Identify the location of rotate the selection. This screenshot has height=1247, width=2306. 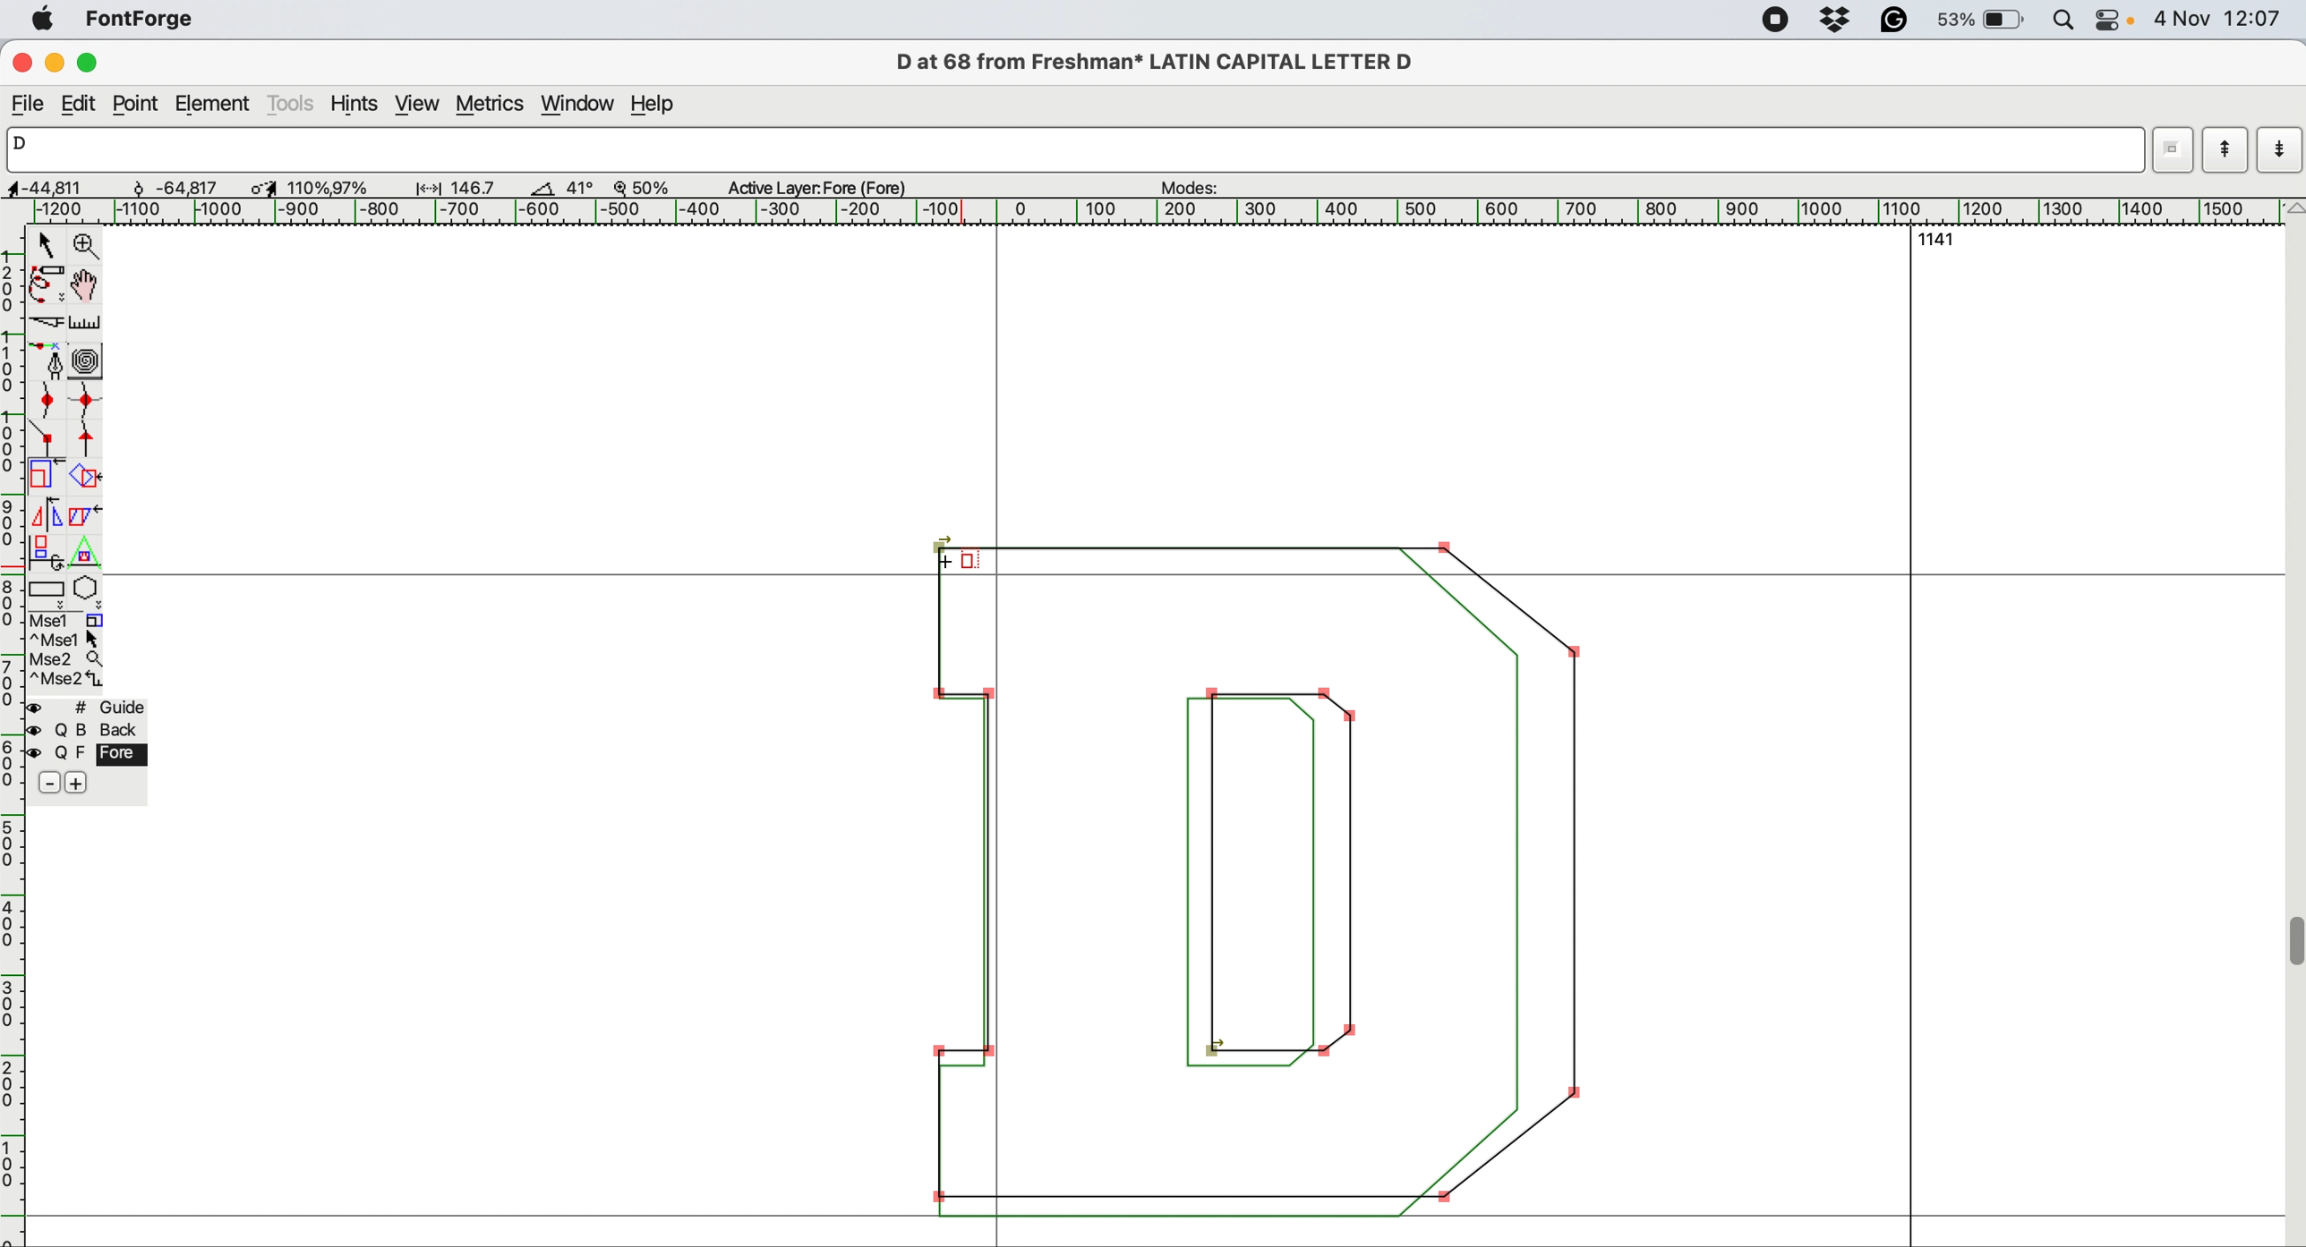
(82, 479).